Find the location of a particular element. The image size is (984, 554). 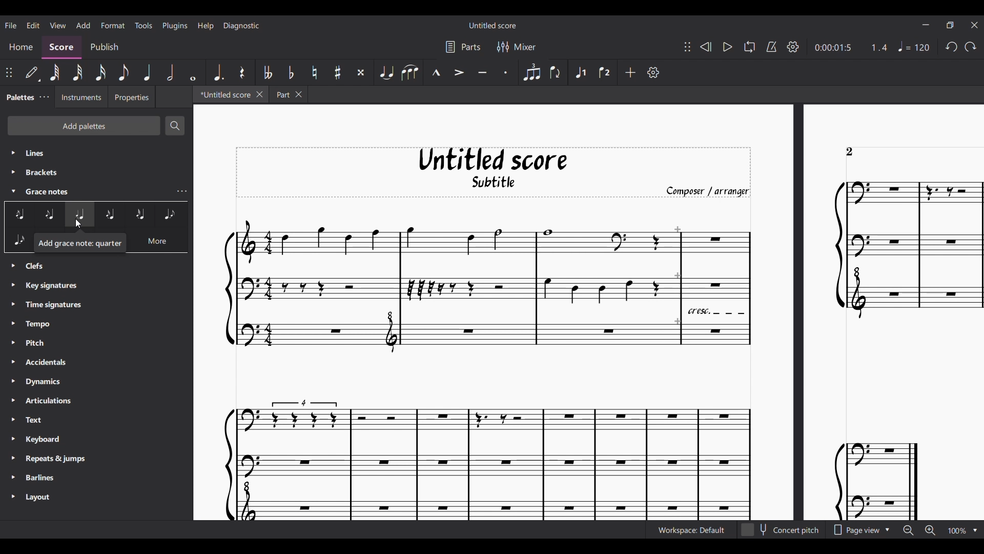

Tools menu is located at coordinates (144, 25).